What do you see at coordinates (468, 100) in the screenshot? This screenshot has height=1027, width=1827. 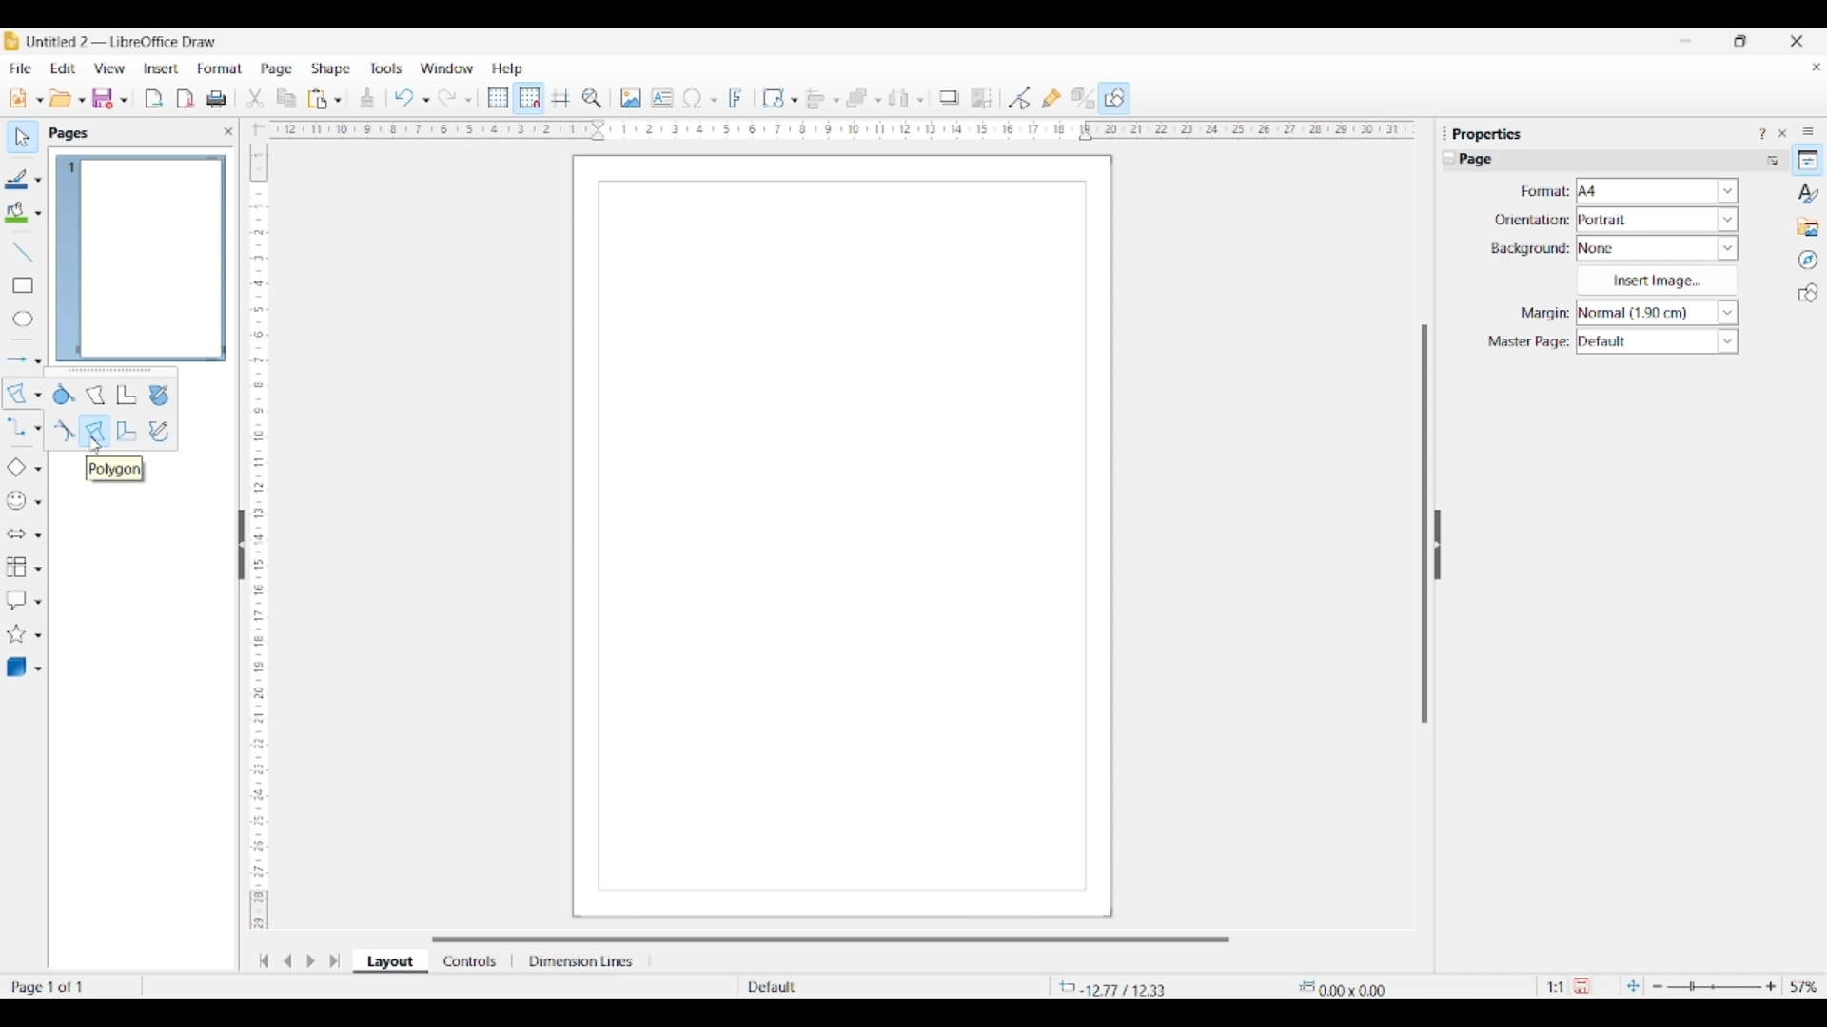 I see `Redo specific actions` at bounding box center [468, 100].